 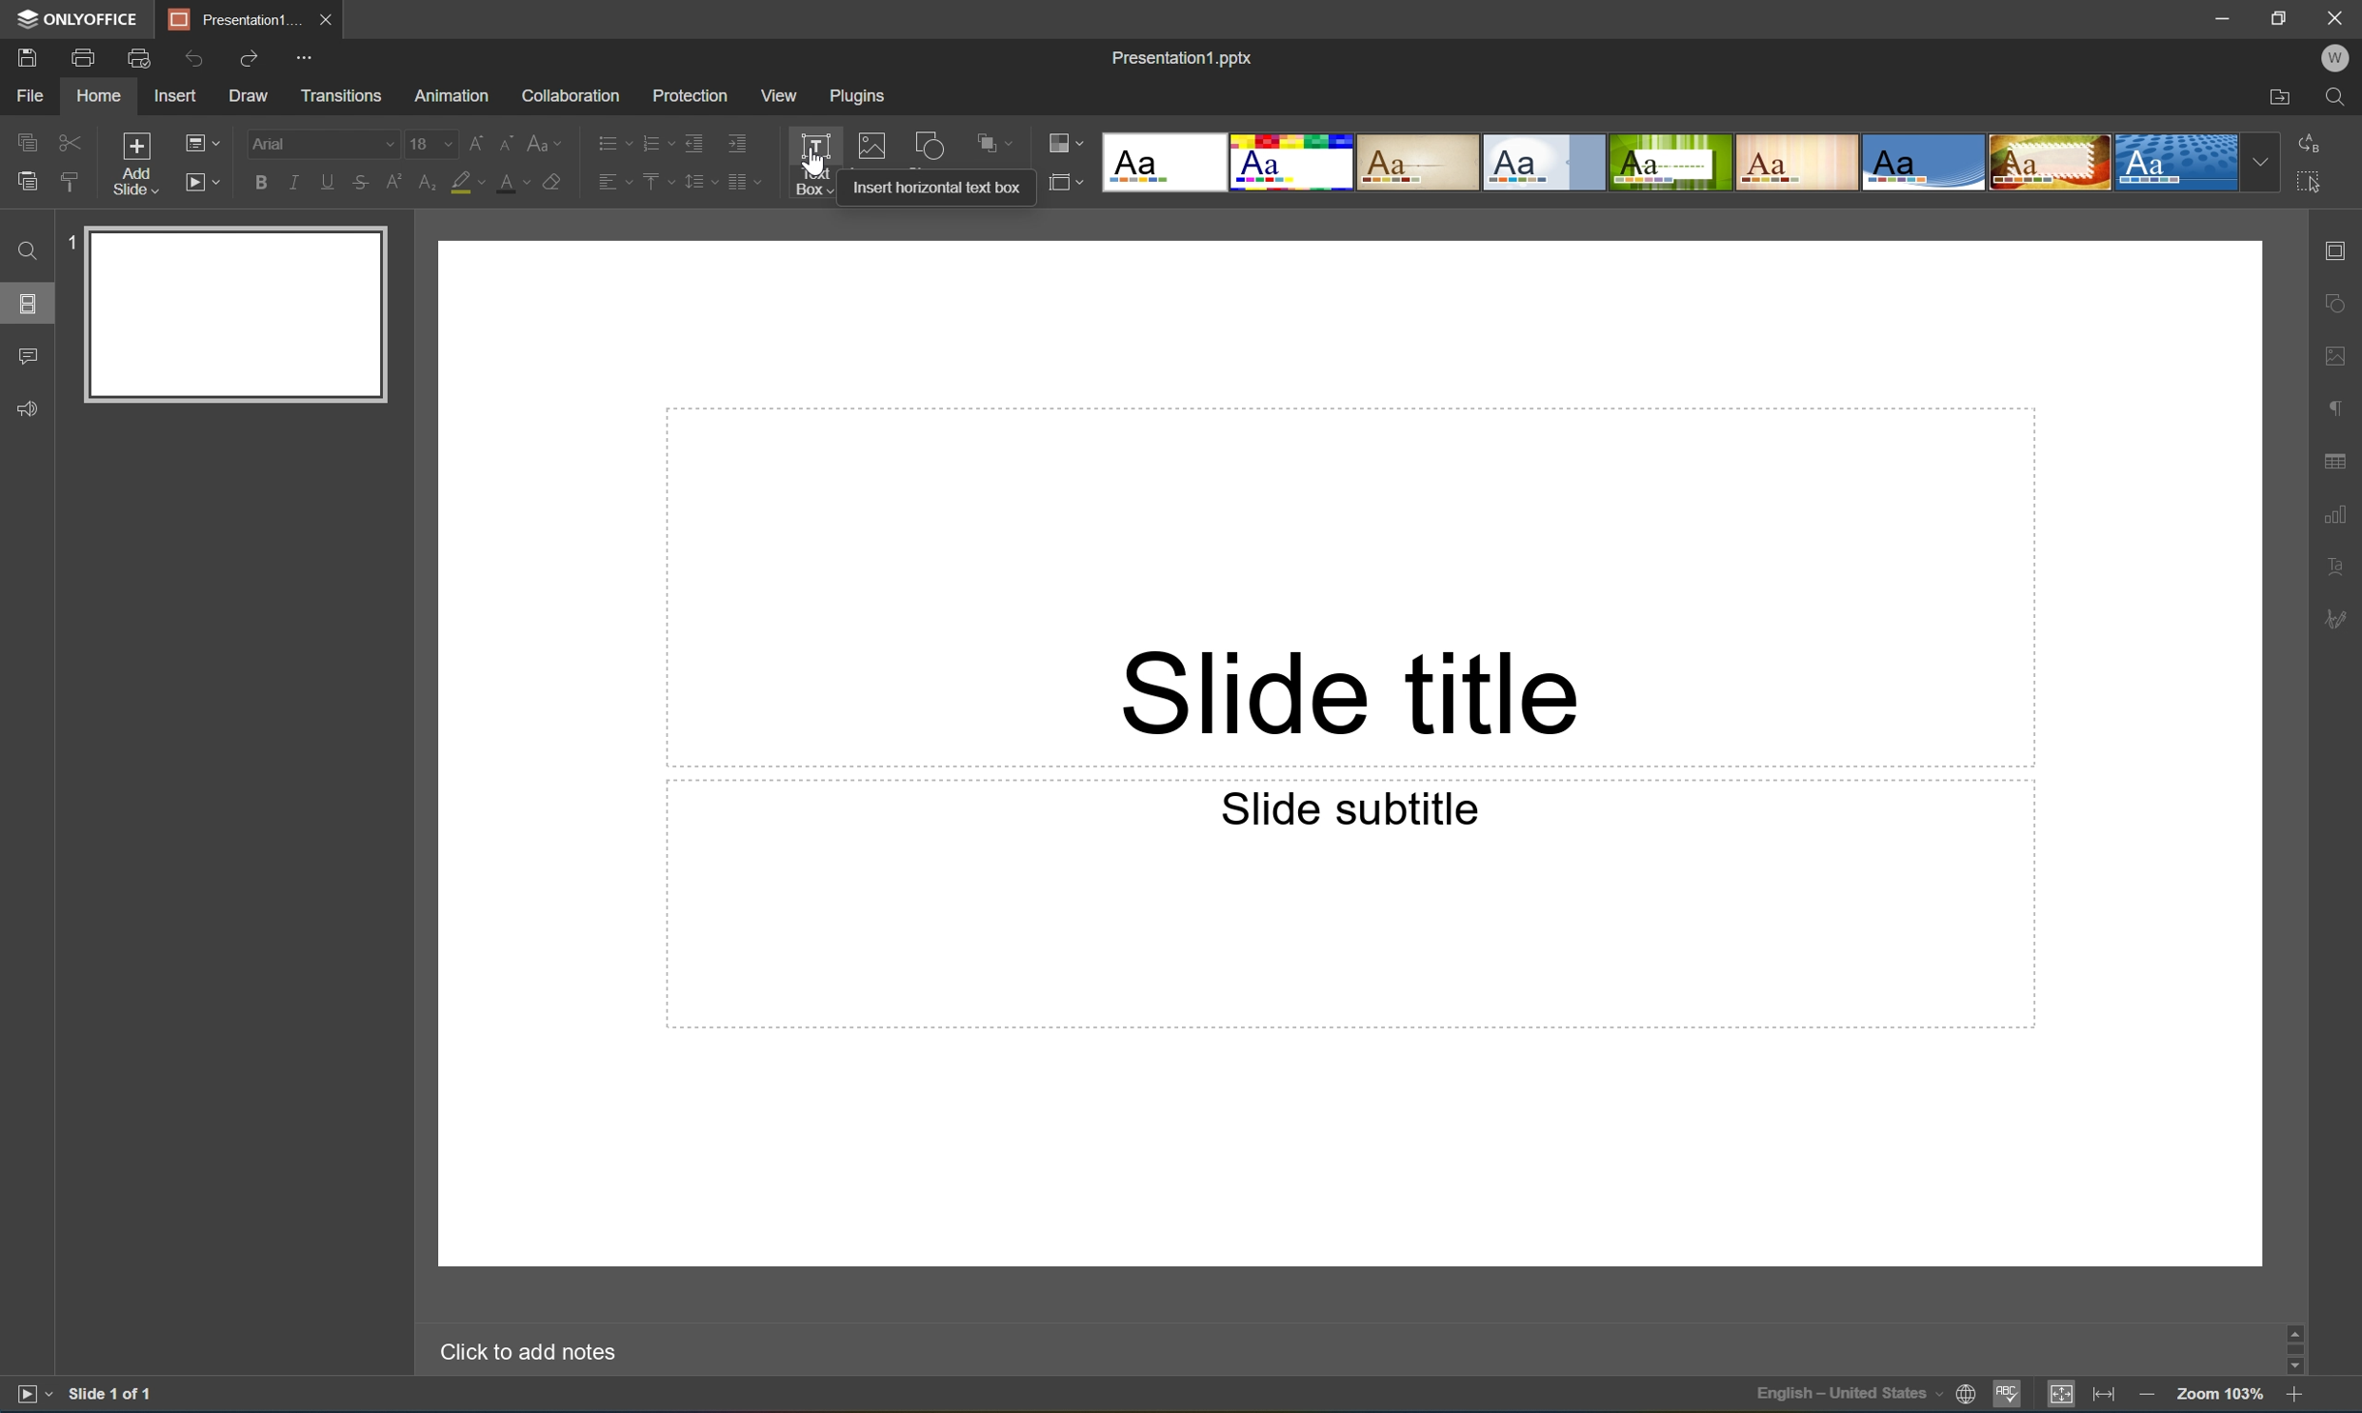 What do you see at coordinates (31, 1392) in the screenshot?
I see `Start slideshow` at bounding box center [31, 1392].